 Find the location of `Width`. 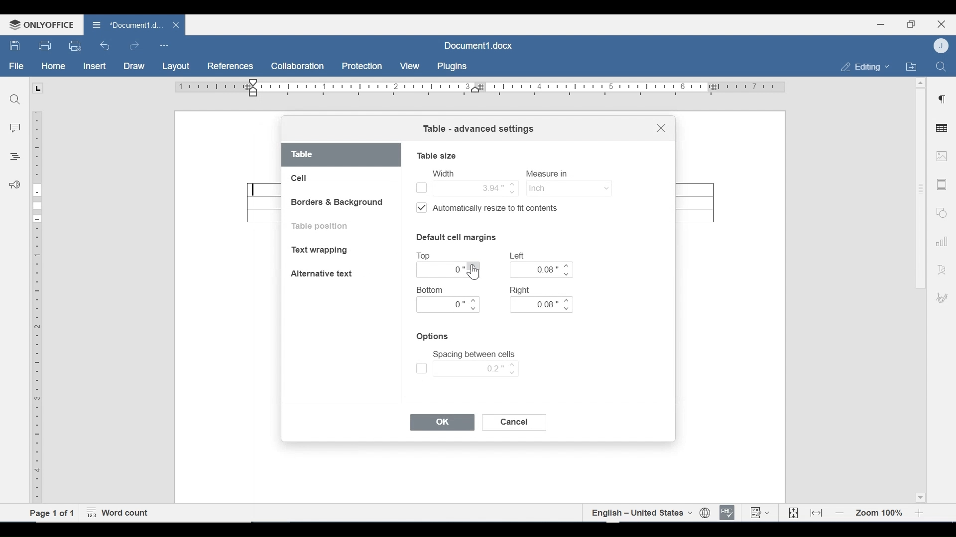

Width is located at coordinates (443, 173).